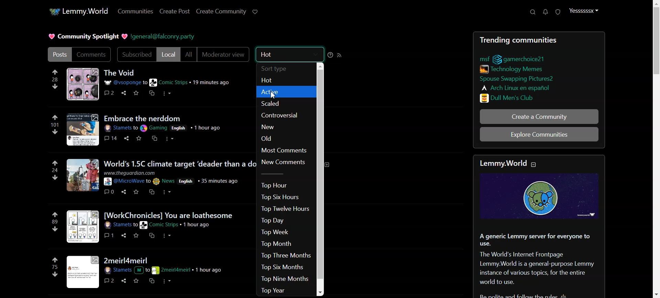 This screenshot has width=660, height=298. What do you see at coordinates (108, 235) in the screenshot?
I see `` at bounding box center [108, 235].